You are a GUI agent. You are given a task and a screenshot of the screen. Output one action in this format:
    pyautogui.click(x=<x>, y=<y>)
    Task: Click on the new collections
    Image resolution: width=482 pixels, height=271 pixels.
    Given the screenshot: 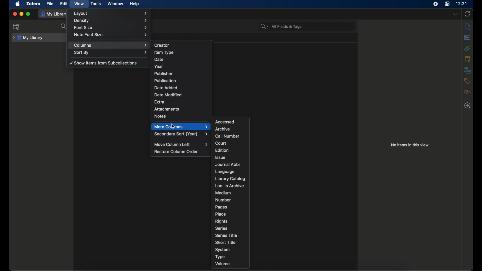 What is the action you would take?
    pyautogui.click(x=16, y=27)
    